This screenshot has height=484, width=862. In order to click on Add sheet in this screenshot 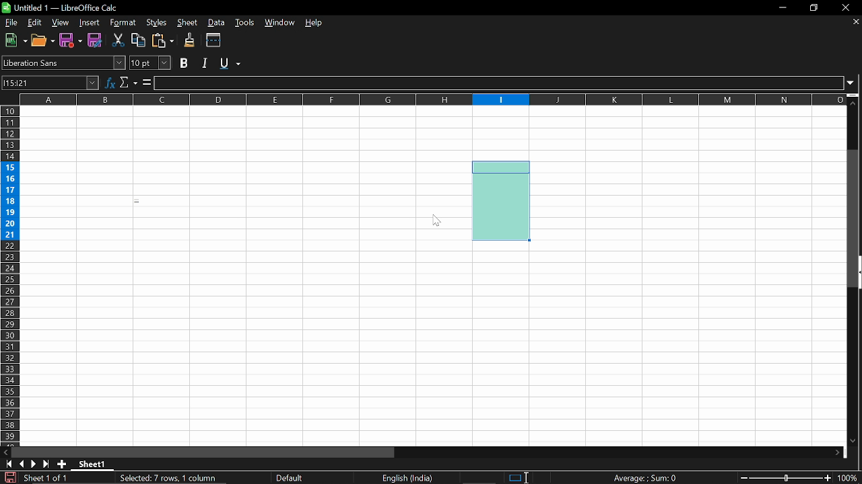, I will do `click(63, 465)`.